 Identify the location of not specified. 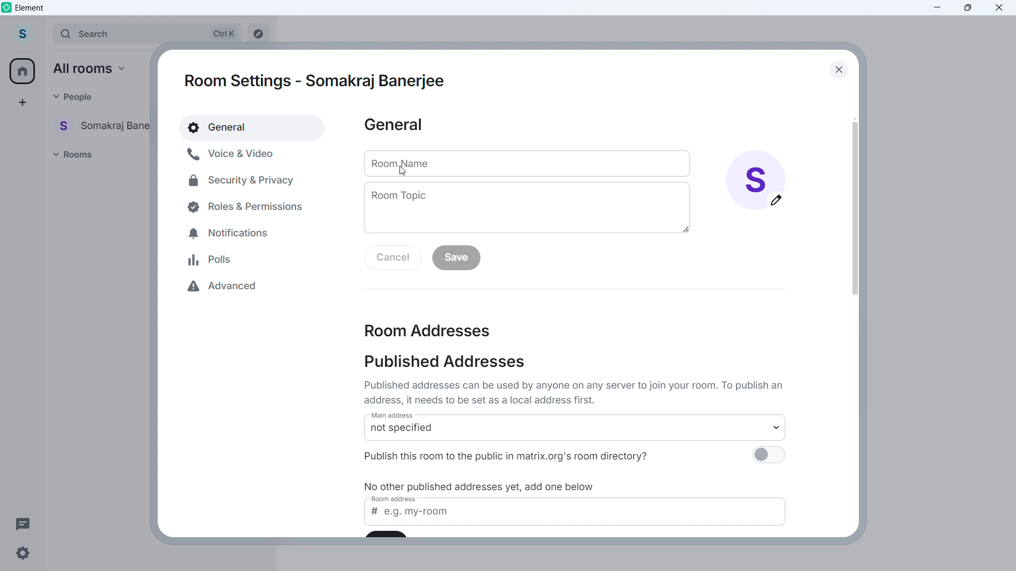
(577, 432).